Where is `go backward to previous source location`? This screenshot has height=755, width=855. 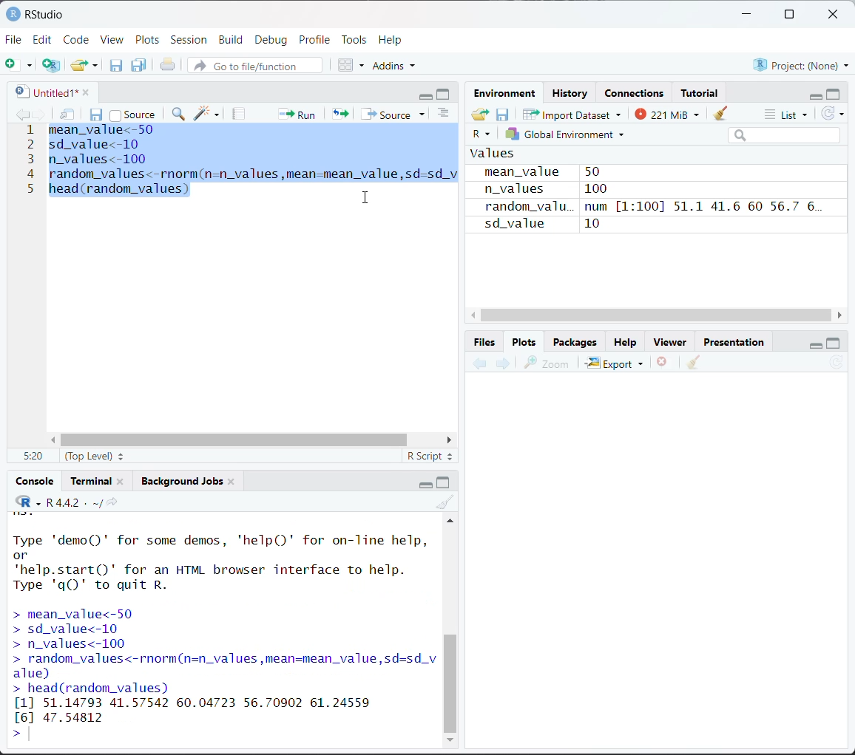 go backward to previous source location is located at coordinates (22, 115).